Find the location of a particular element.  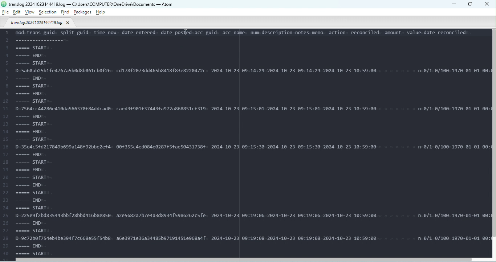

File content - The code appears to be related to data entries or logs, possibly from a database or system process. It includes elements like:  START/END: Markers indicating the beginning and end of a data record. GUIDs (Globally Unique Identifiers): Long strings of characters that uniquely identify each record. Timestamps: Dates and times associated with the records, such as 2024-10-23 09:14:29. Counters/Indexes: Values like "n 0/1 100" or "0/1 100", which might indicate record numbers or positions. Date Codes: Such as 1970-01-01 00, which might represent default or initial dates.  is located at coordinates (246, 142).